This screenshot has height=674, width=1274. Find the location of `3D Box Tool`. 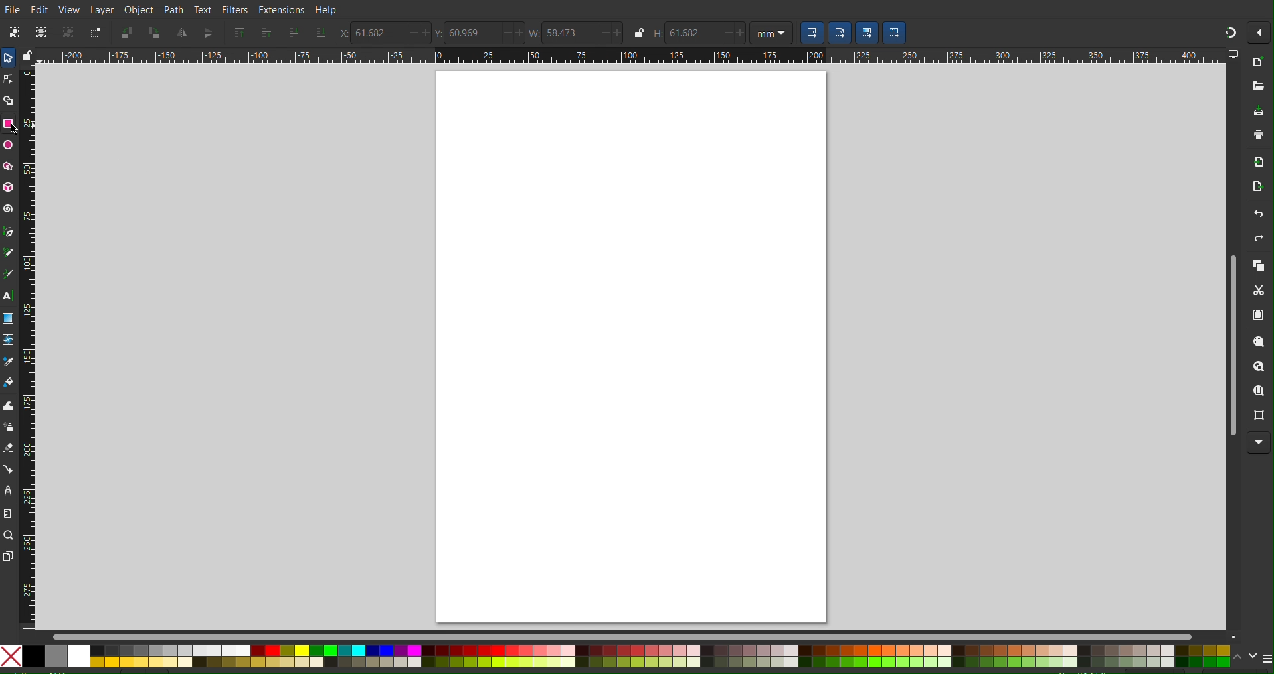

3D Box Tool is located at coordinates (8, 188).